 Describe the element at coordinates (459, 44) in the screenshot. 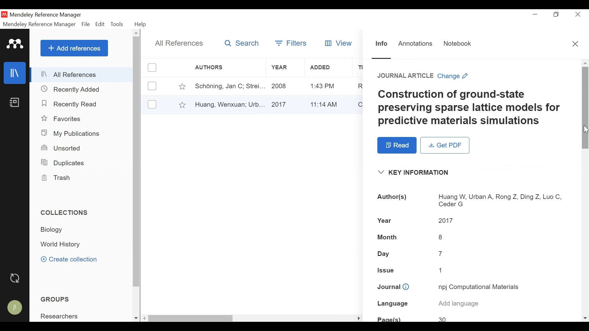

I see `Notebook` at that location.